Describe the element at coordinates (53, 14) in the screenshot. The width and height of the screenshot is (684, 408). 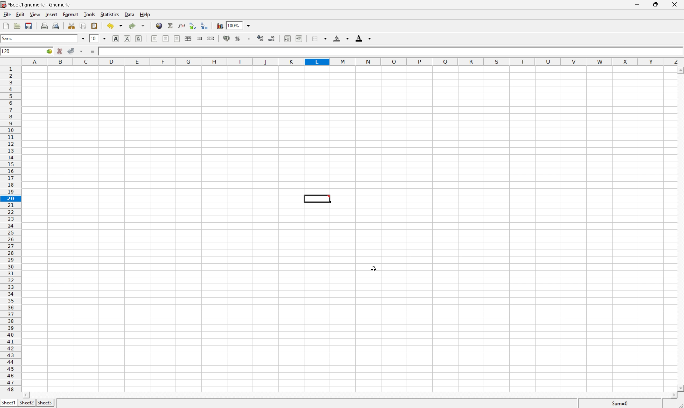
I see `Insert` at that location.